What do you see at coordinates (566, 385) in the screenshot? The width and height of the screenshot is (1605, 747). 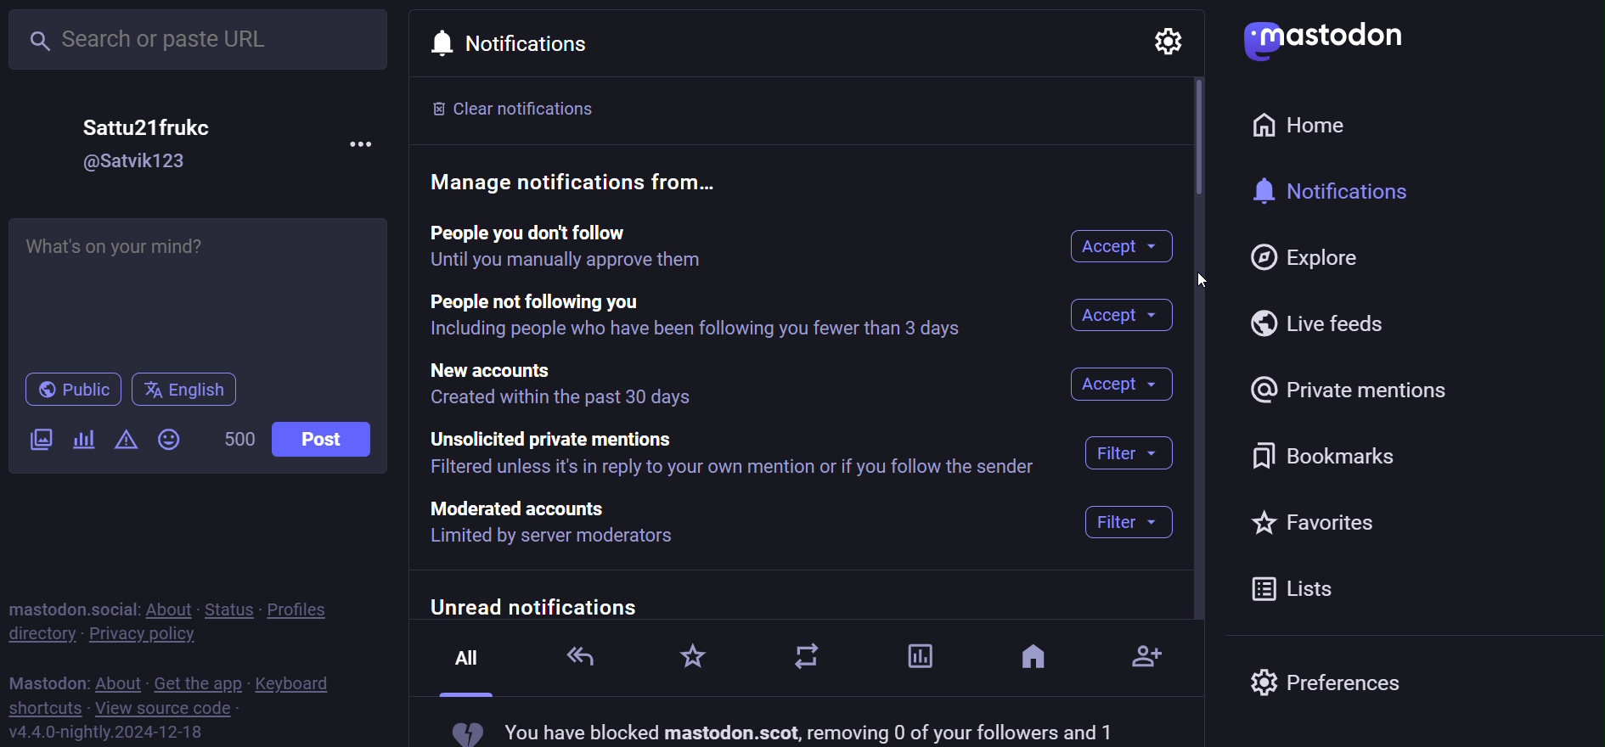 I see `New accounts
Created within the past 30 days` at bounding box center [566, 385].